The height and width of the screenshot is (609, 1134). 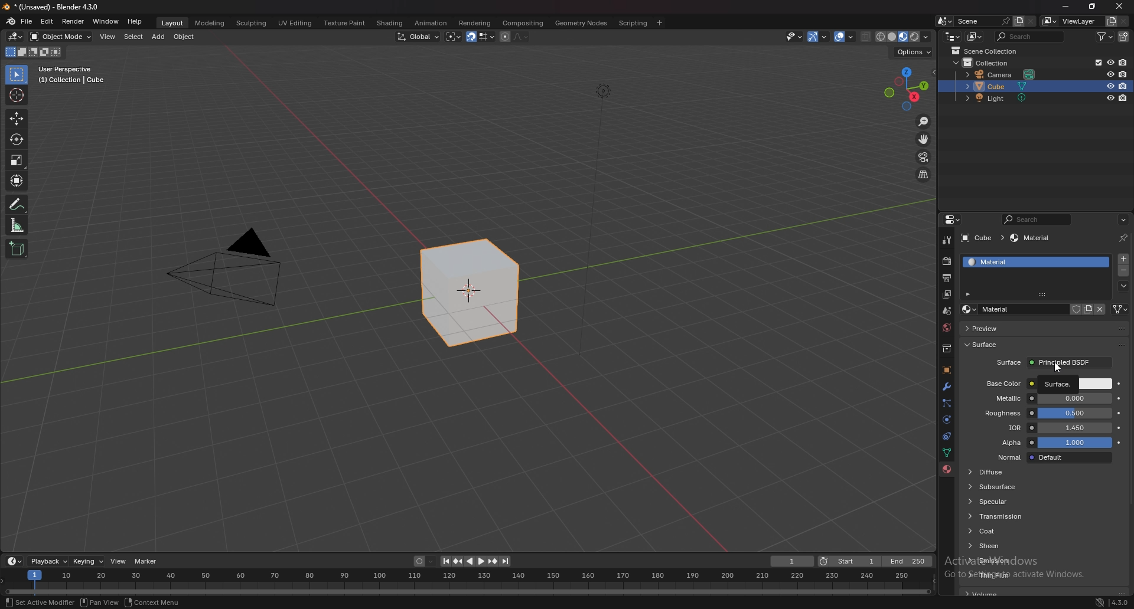 I want to click on fake user, so click(x=1074, y=309).